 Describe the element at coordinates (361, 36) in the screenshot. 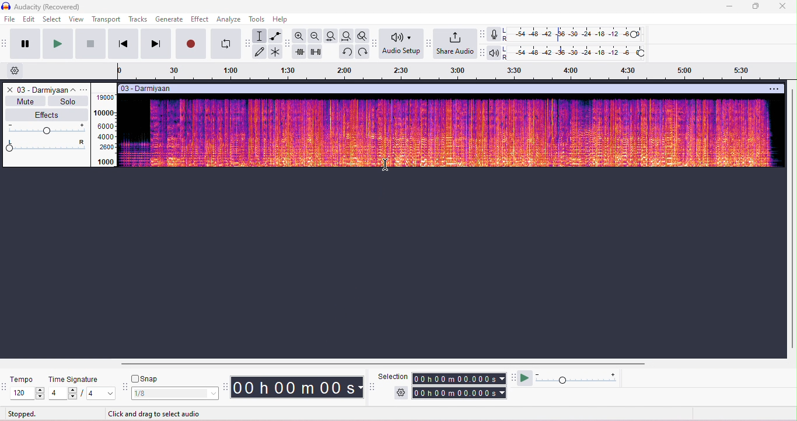

I see `zoom toggle` at that location.